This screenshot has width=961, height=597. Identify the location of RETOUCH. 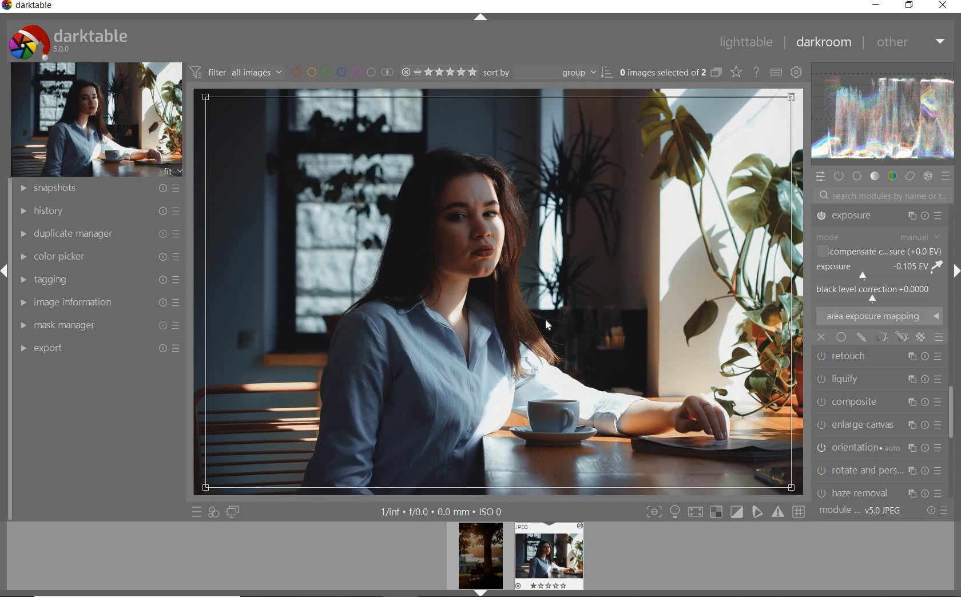
(878, 289).